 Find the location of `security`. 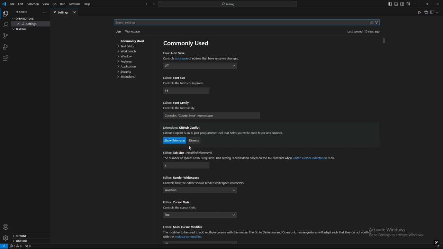

security is located at coordinates (134, 72).